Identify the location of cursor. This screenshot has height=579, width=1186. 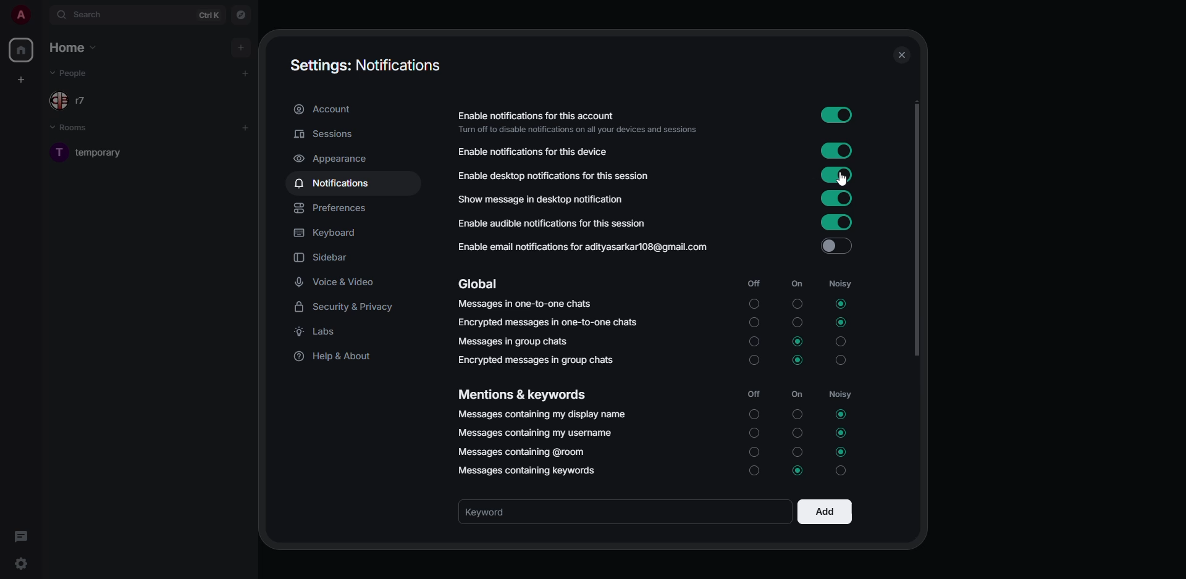
(845, 180).